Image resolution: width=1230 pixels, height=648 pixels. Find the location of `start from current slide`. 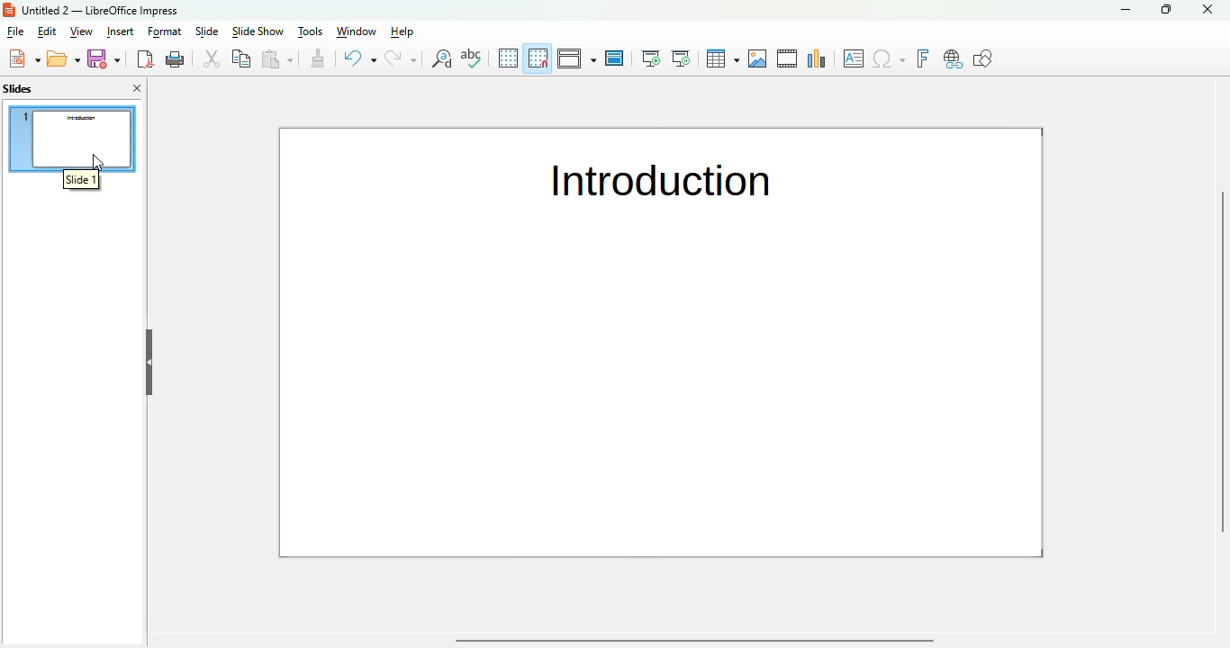

start from current slide is located at coordinates (681, 58).